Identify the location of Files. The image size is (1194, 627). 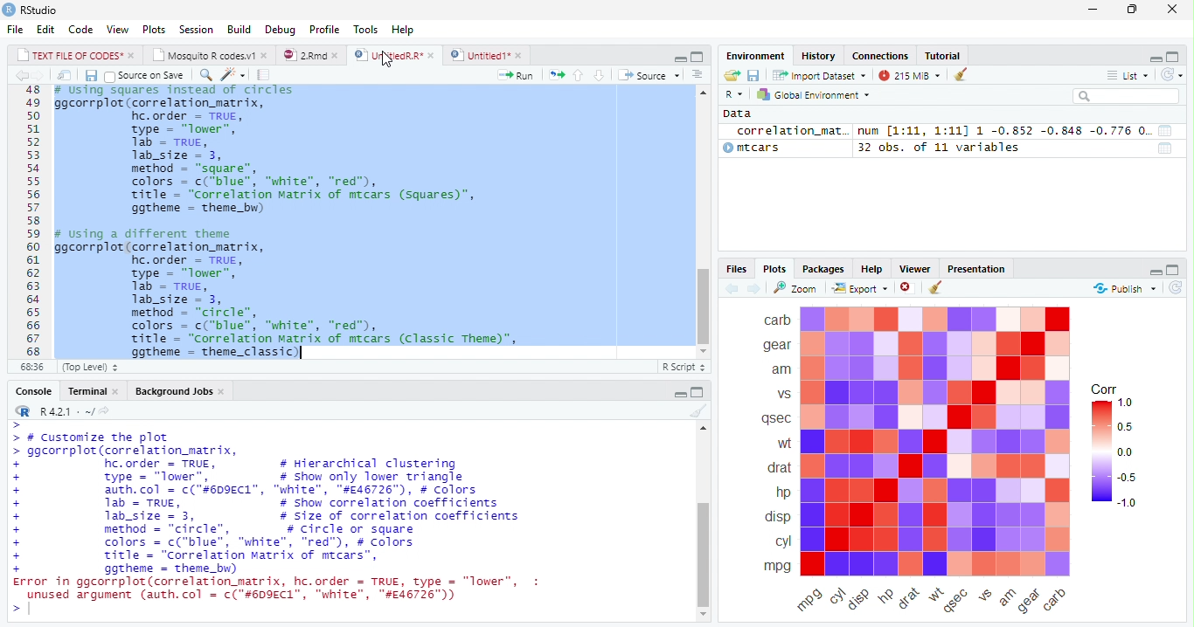
(736, 268).